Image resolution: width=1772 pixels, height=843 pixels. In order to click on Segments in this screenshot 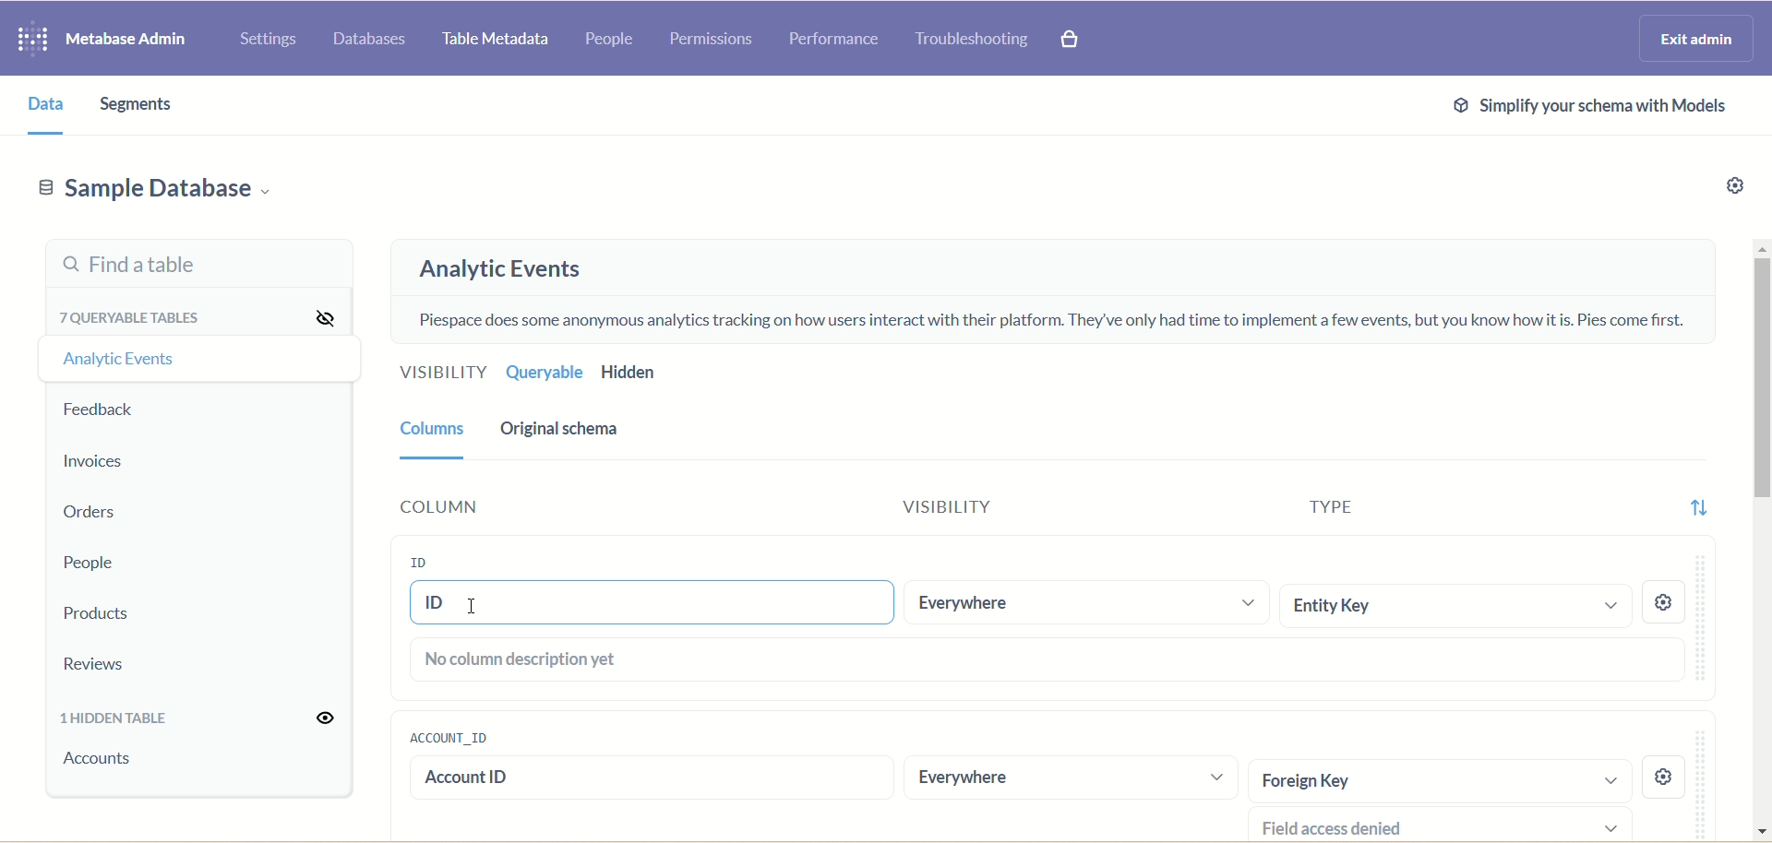, I will do `click(139, 105)`.